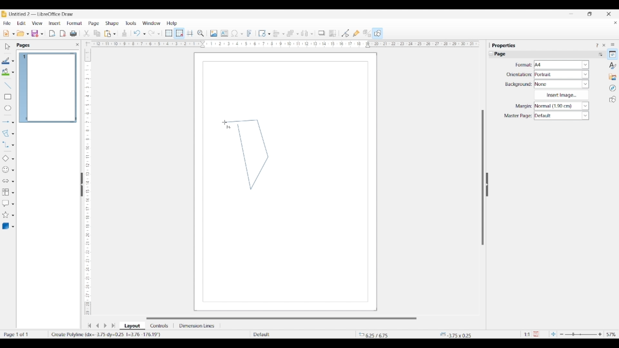 Image resolution: width=619 pixels, height=348 pixels. I want to click on Select objects to distribute options, so click(312, 34).